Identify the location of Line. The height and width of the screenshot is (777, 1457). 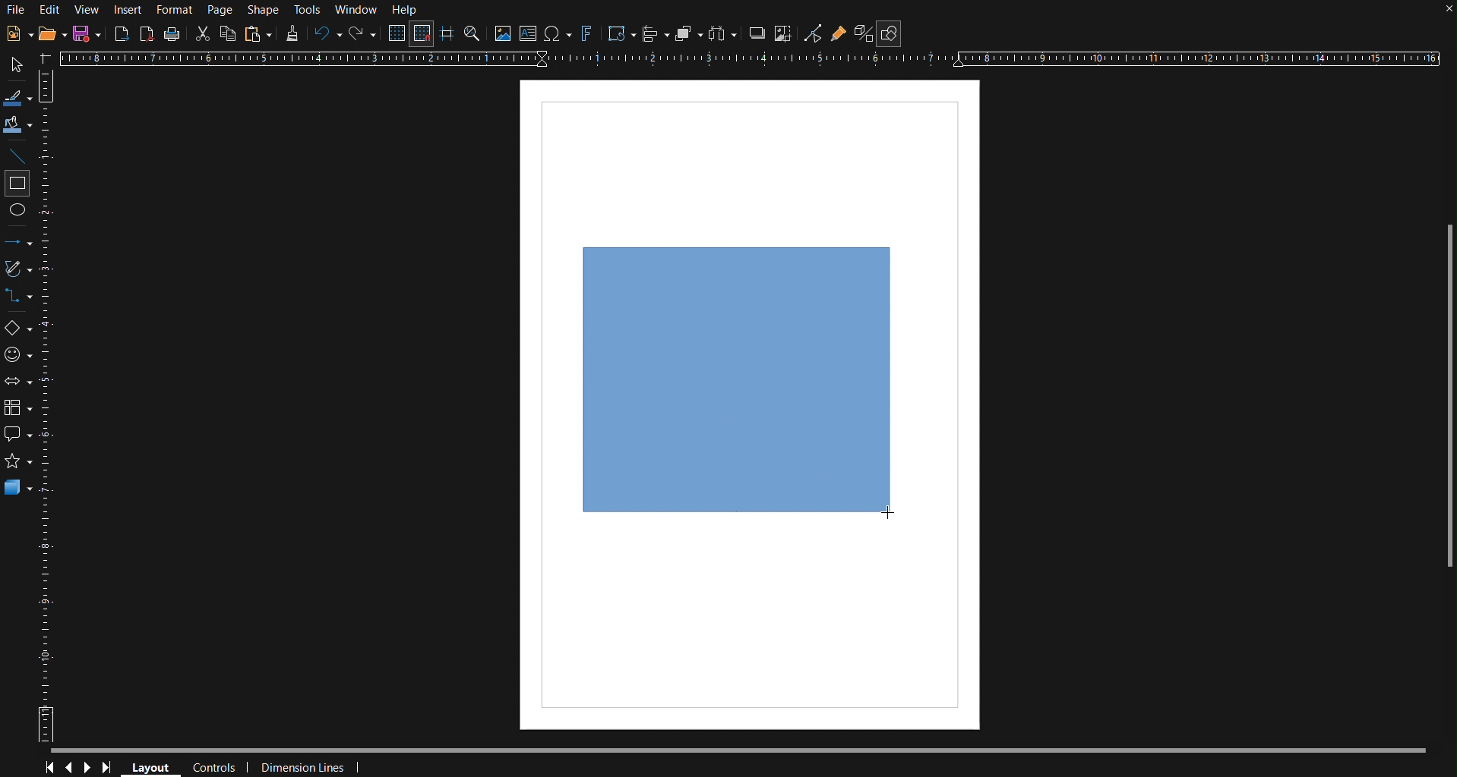
(18, 155).